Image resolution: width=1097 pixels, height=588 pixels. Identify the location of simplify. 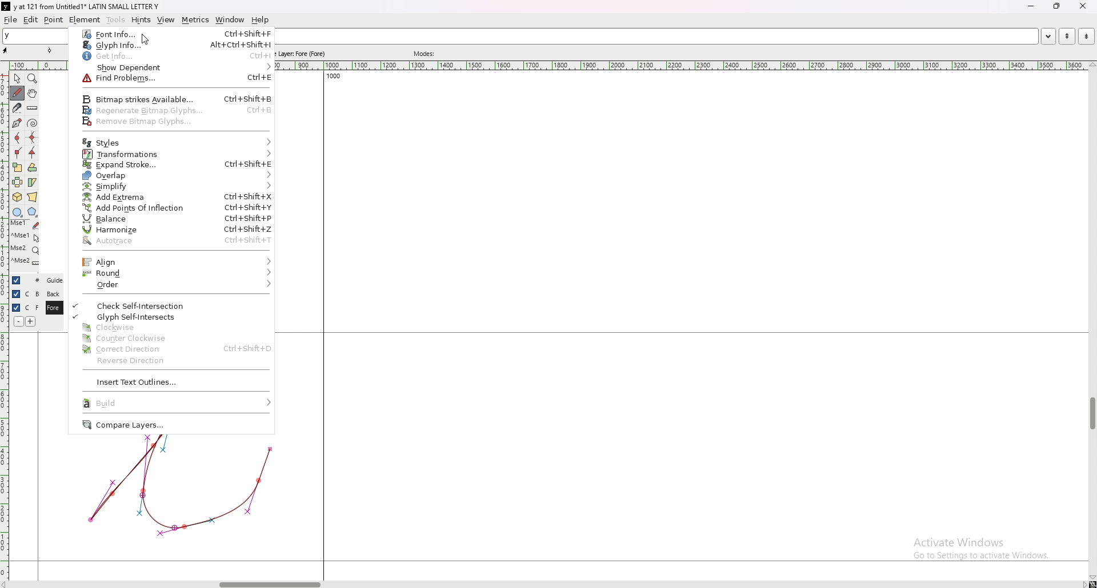
(171, 186).